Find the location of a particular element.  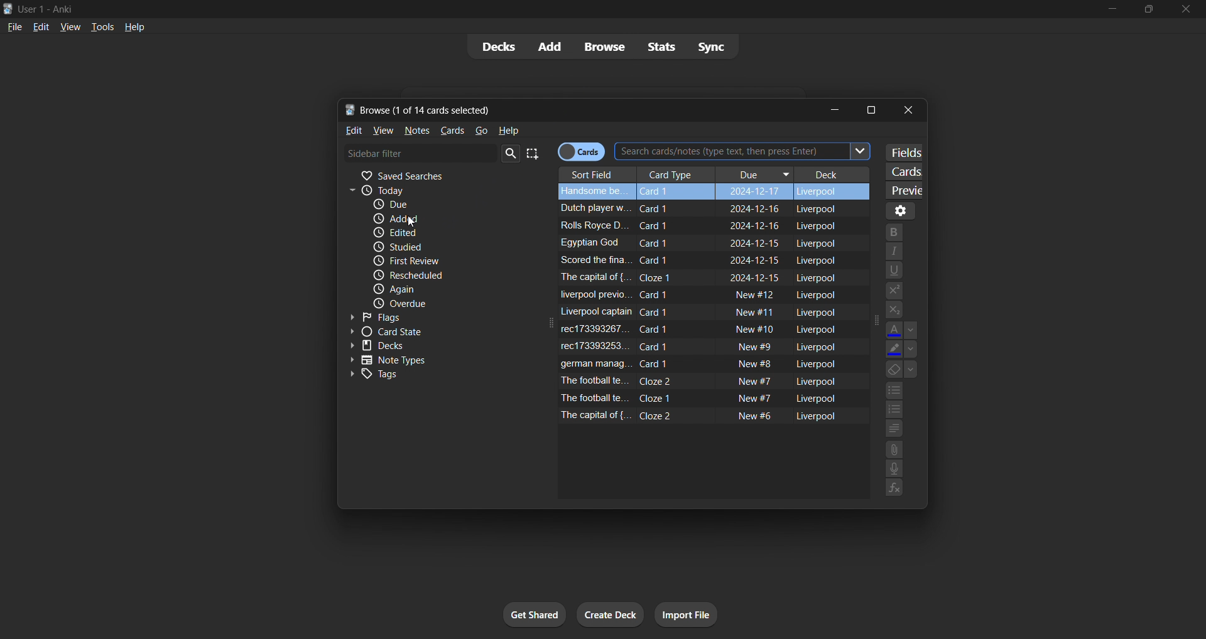

edit is located at coordinates (349, 131).